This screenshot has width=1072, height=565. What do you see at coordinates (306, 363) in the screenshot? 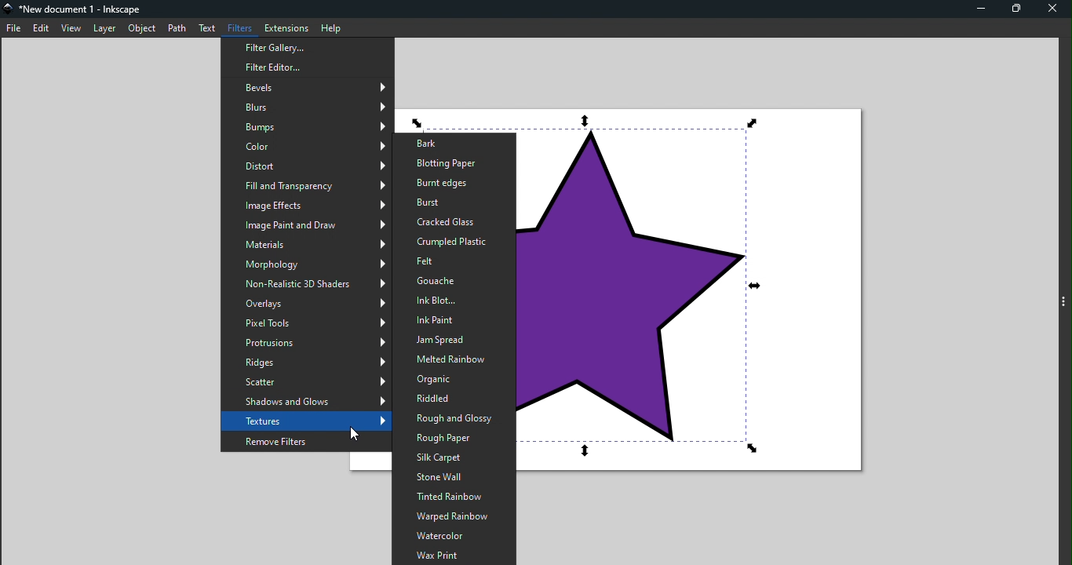
I see `Ridges` at bounding box center [306, 363].